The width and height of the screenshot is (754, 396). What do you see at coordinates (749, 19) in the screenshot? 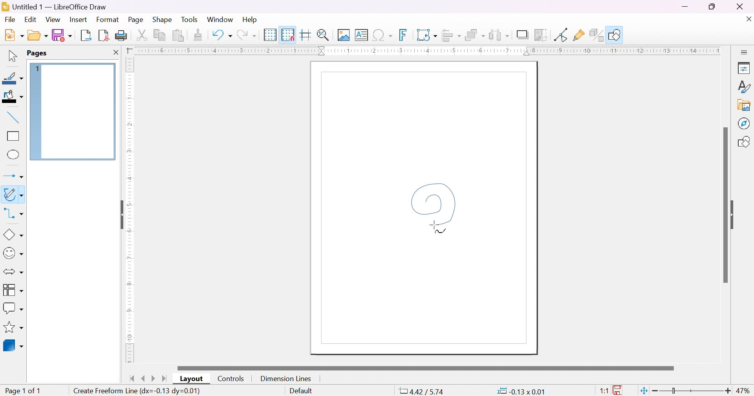
I see `close` at bounding box center [749, 19].